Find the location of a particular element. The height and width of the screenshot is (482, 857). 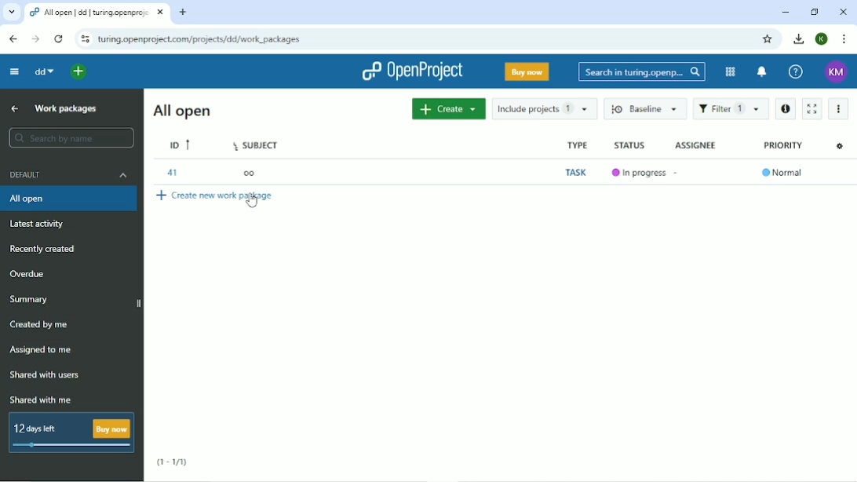

Collapse project menu is located at coordinates (15, 72).